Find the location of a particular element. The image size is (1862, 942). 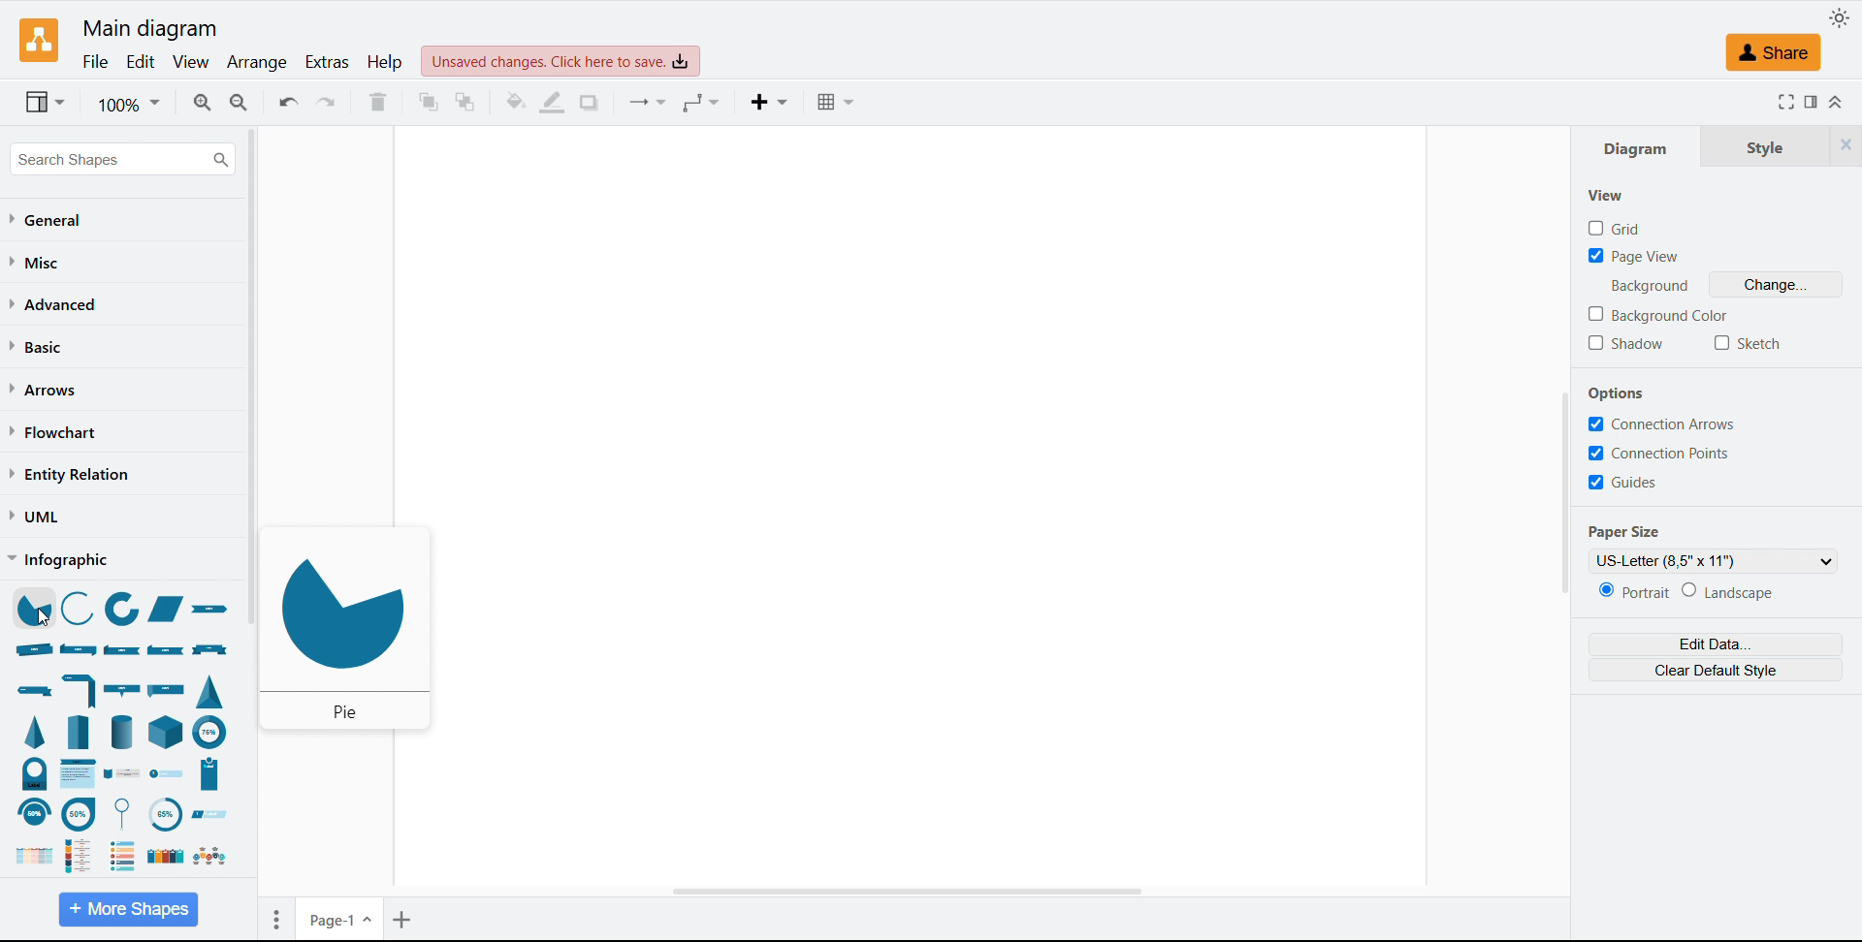

Collapse  is located at coordinates (1838, 103).